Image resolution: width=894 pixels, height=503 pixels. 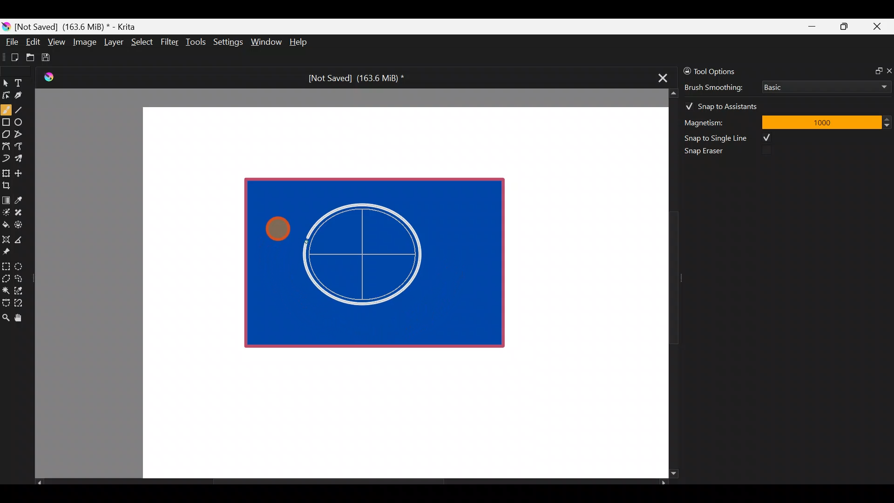 What do you see at coordinates (21, 172) in the screenshot?
I see `Move a layer` at bounding box center [21, 172].